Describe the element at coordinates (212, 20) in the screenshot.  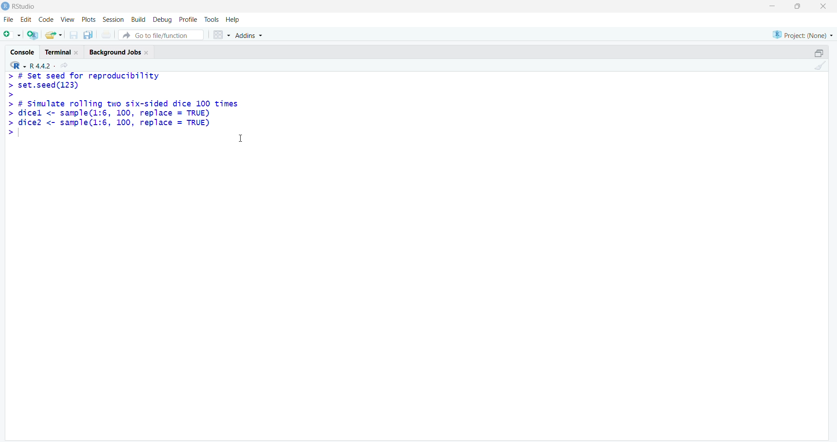
I see `tools` at that location.